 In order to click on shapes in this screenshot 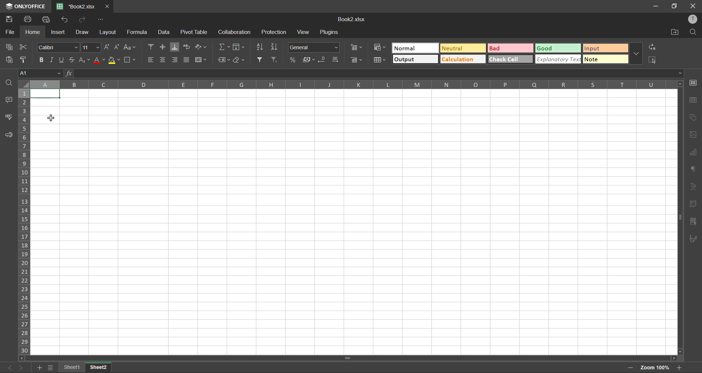, I will do `click(694, 118)`.